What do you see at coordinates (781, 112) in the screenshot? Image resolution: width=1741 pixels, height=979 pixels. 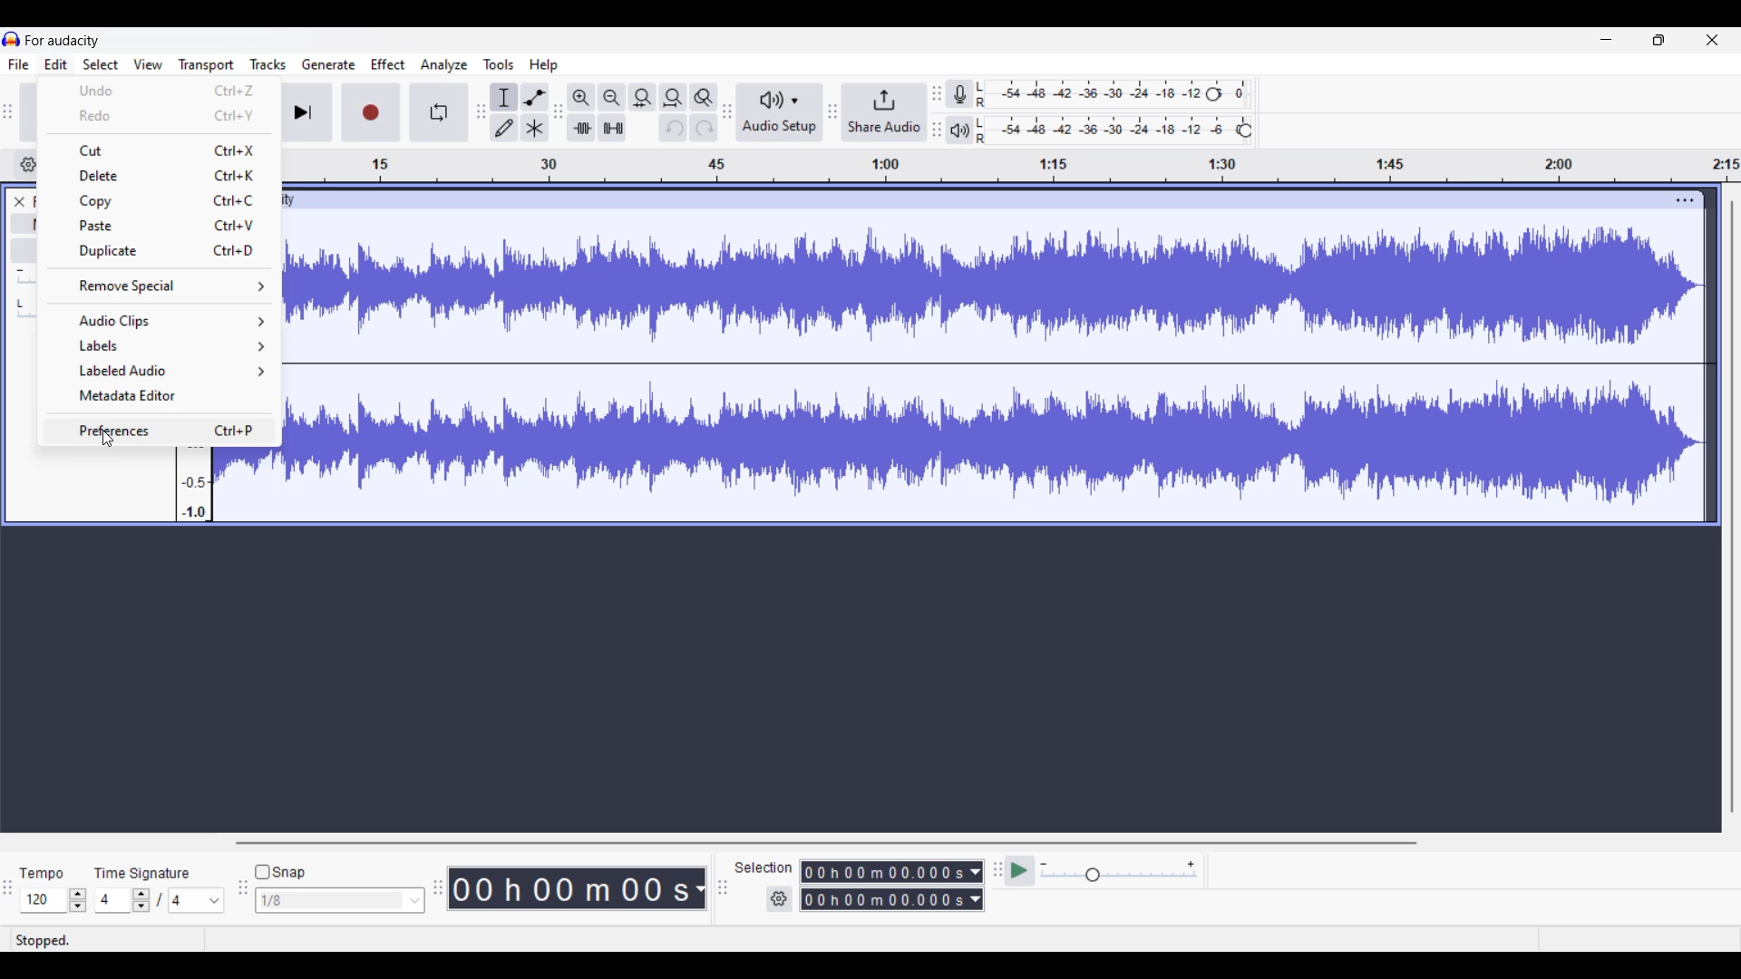 I see `Audio setup` at bounding box center [781, 112].